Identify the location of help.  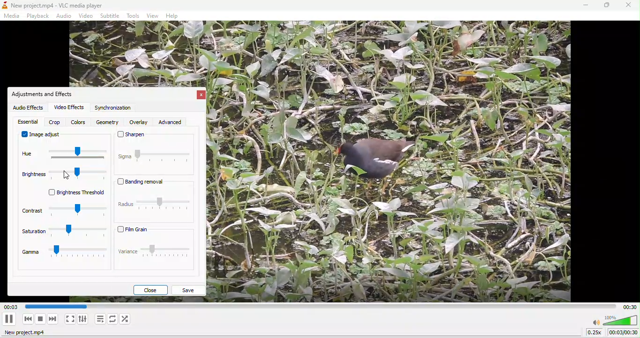
(175, 16).